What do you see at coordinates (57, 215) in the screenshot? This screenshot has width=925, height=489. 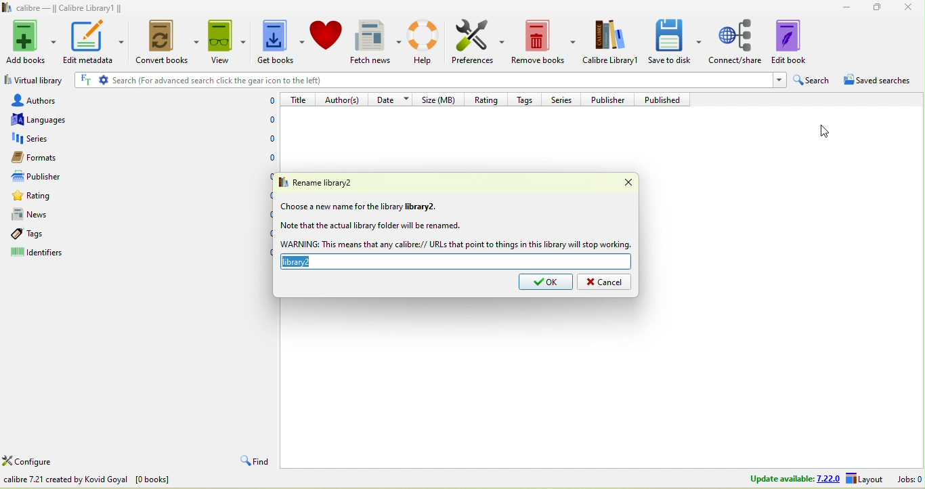 I see `news` at bounding box center [57, 215].